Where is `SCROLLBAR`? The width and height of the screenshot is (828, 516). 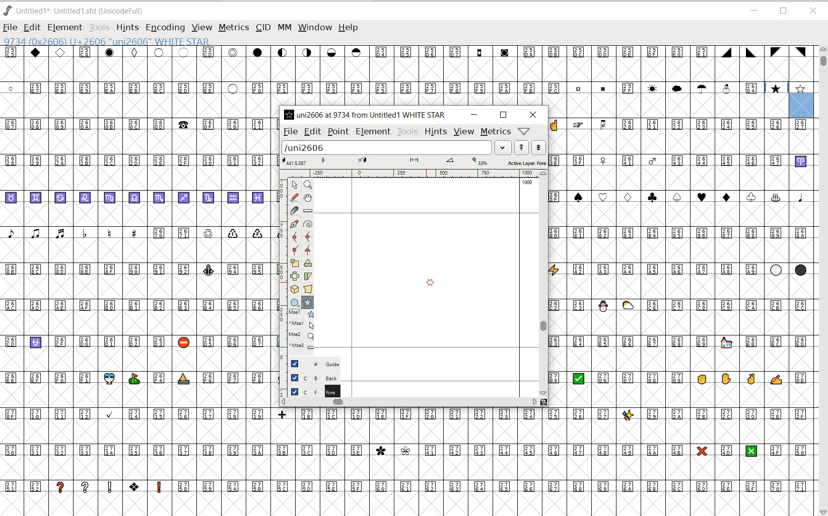 SCROLLBAR is located at coordinates (413, 403).